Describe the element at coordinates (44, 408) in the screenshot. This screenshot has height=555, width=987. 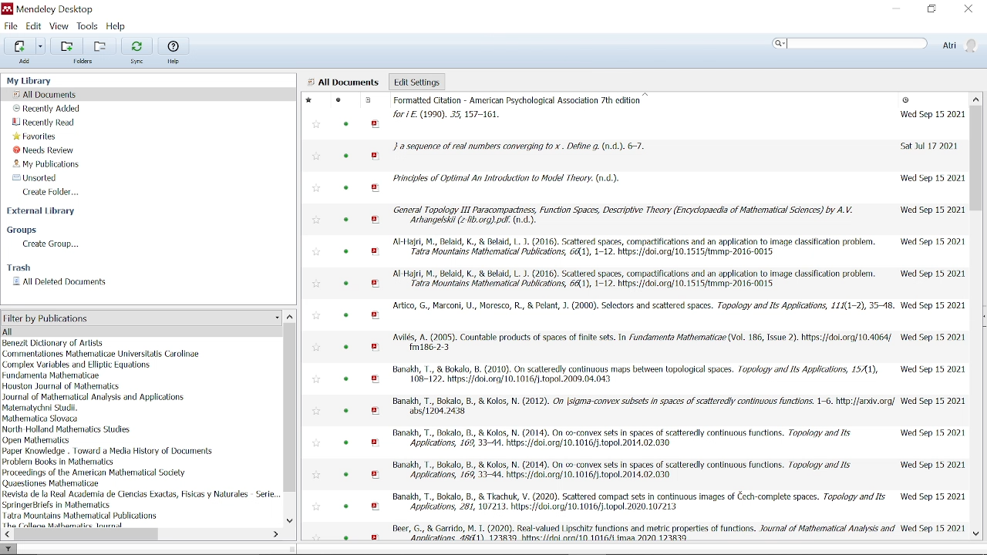
I see `author` at that location.